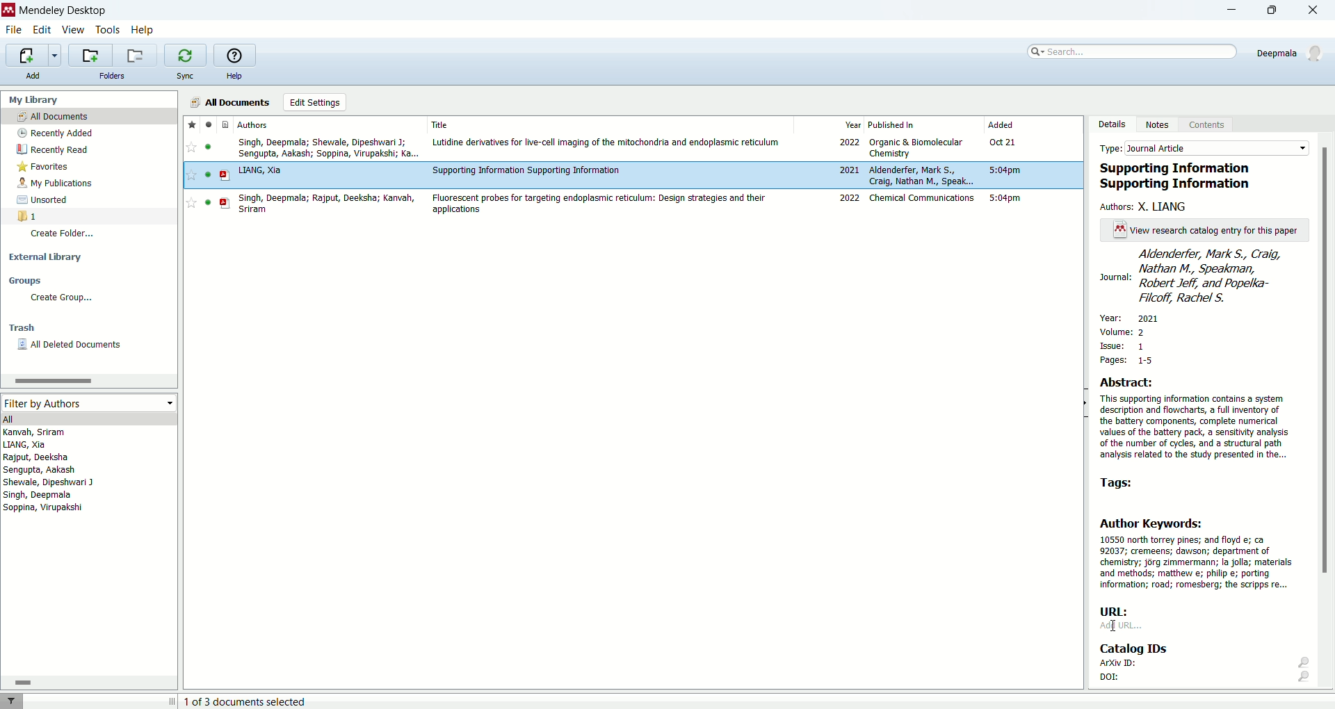 The image size is (1335, 709). Describe the element at coordinates (893, 124) in the screenshot. I see `published in` at that location.